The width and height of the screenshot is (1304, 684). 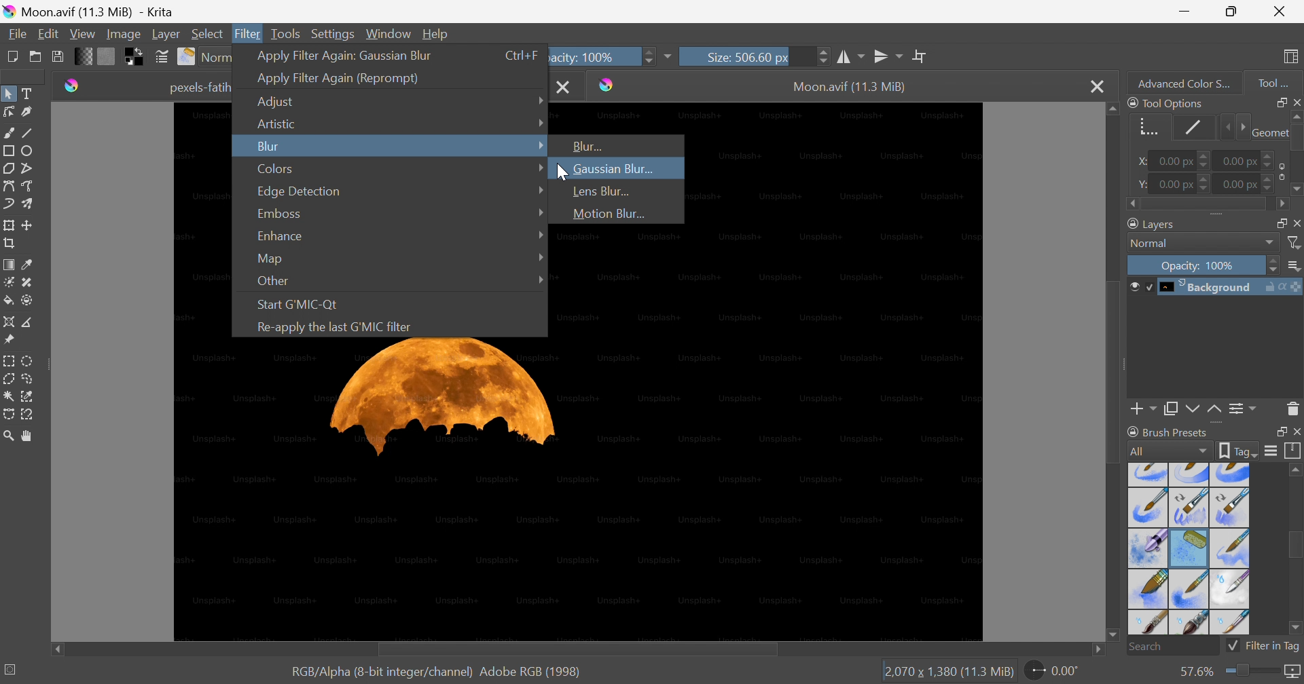 What do you see at coordinates (1168, 452) in the screenshot?
I see `All` at bounding box center [1168, 452].